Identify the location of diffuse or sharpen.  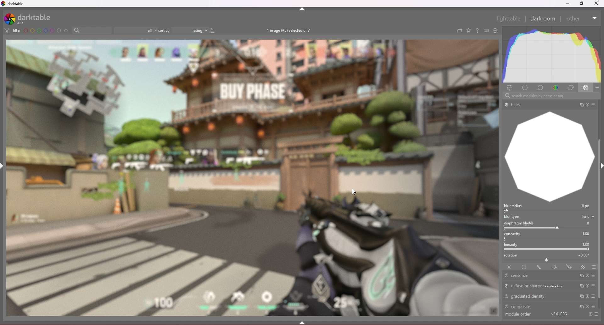
(536, 286).